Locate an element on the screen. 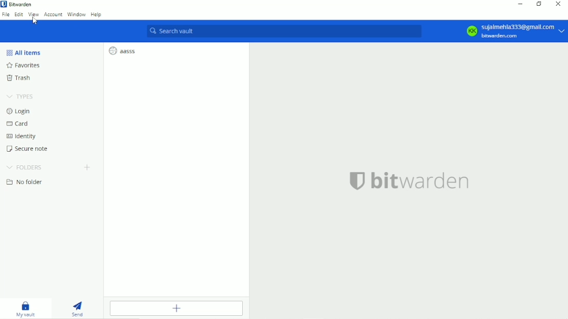 Image resolution: width=568 pixels, height=319 pixels. Account option is located at coordinates (514, 31).